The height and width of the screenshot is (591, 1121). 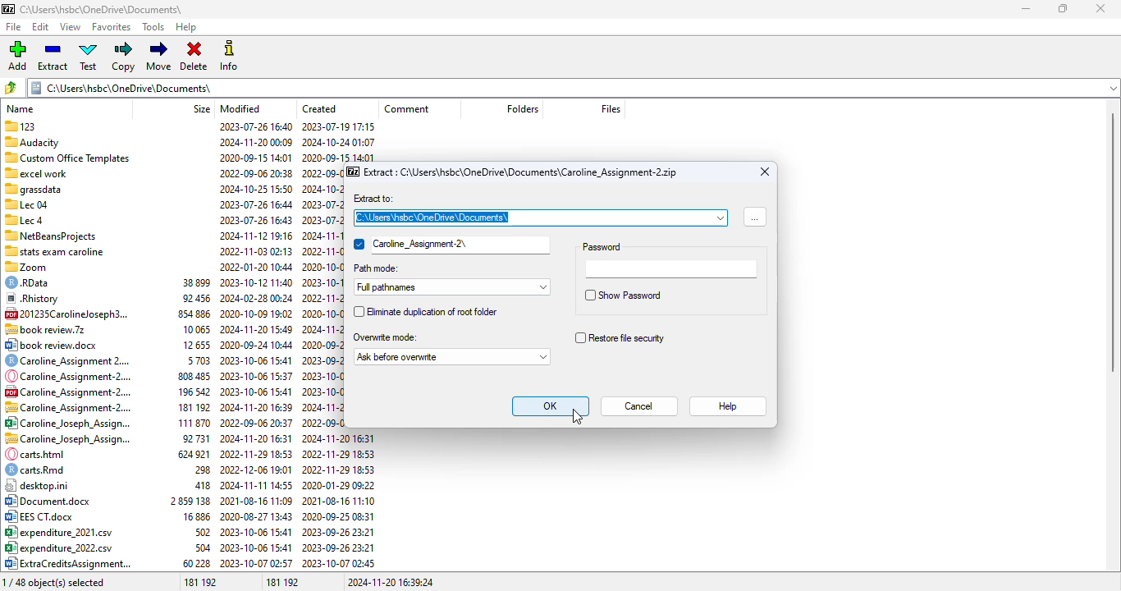 What do you see at coordinates (521, 172) in the screenshot?
I see `.zip file` at bounding box center [521, 172].